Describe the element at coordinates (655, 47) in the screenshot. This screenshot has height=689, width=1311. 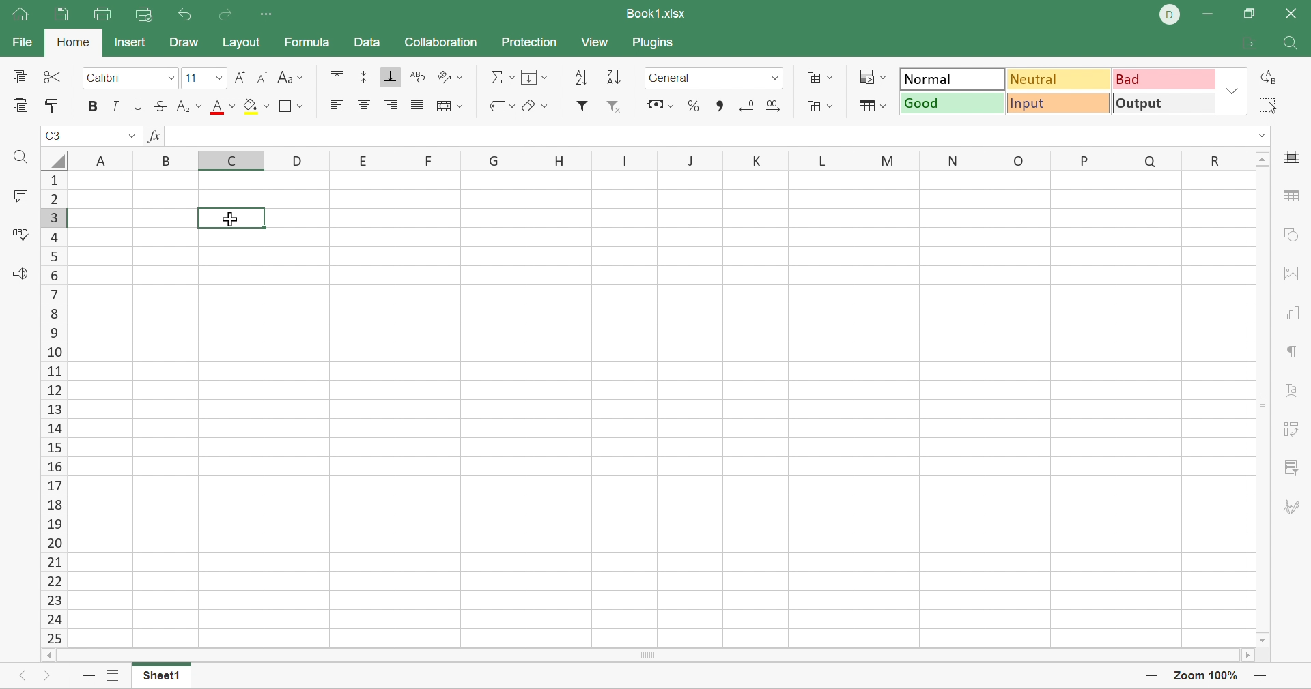
I see `Plugins` at that location.